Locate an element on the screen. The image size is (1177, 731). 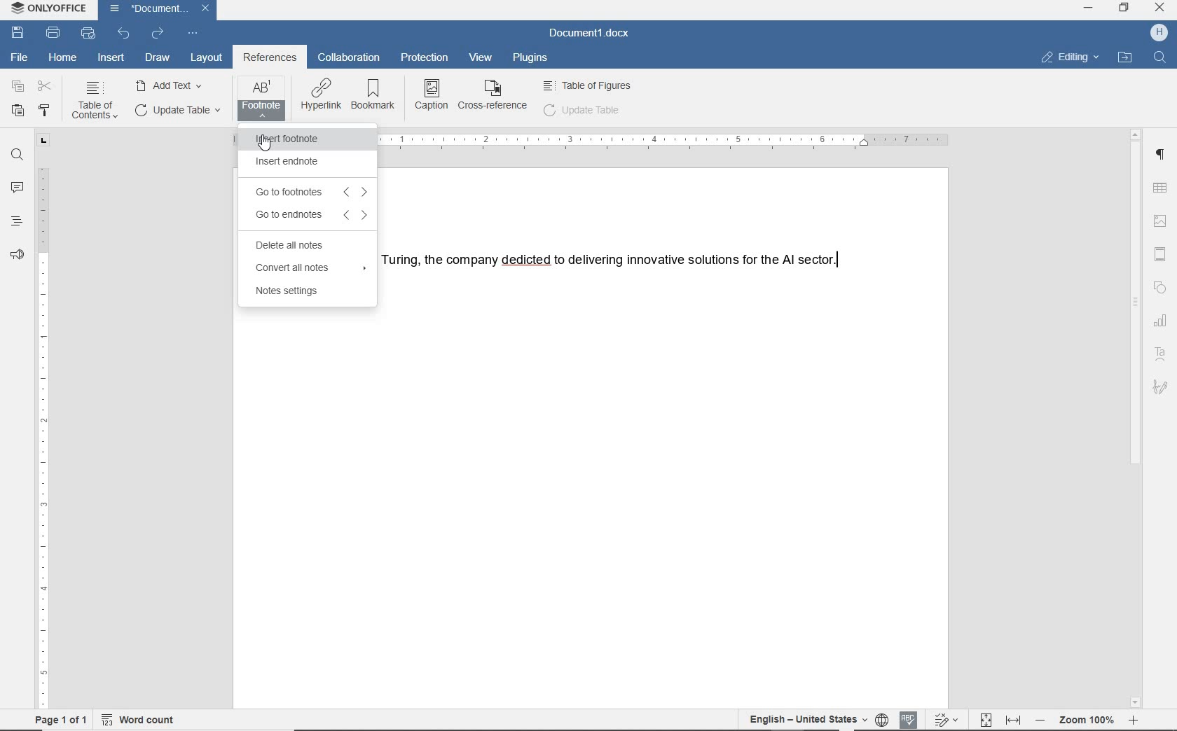
HEADER & FOOTERS is located at coordinates (1162, 252).